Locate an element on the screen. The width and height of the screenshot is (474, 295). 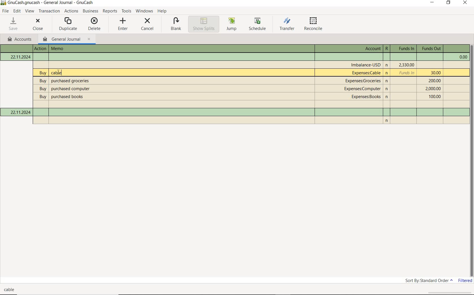
ACCOUNTS is located at coordinates (19, 39).